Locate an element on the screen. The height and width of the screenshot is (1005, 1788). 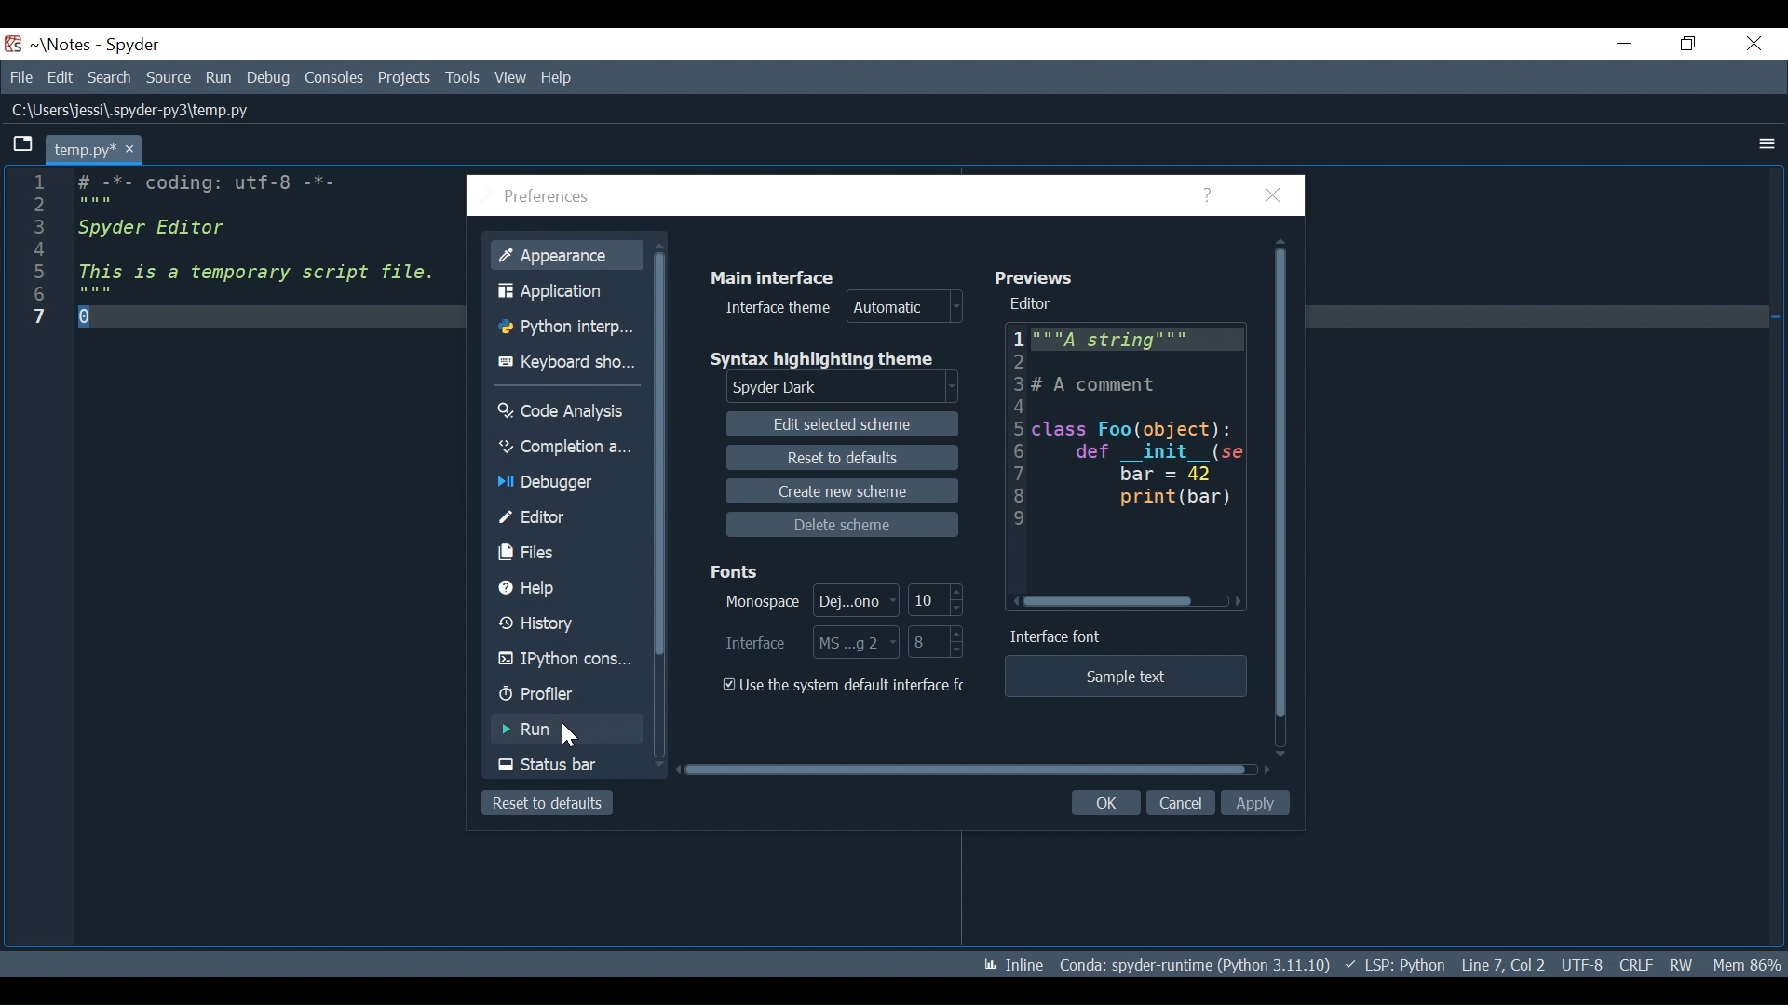
Reset to defaults is located at coordinates (848, 459).